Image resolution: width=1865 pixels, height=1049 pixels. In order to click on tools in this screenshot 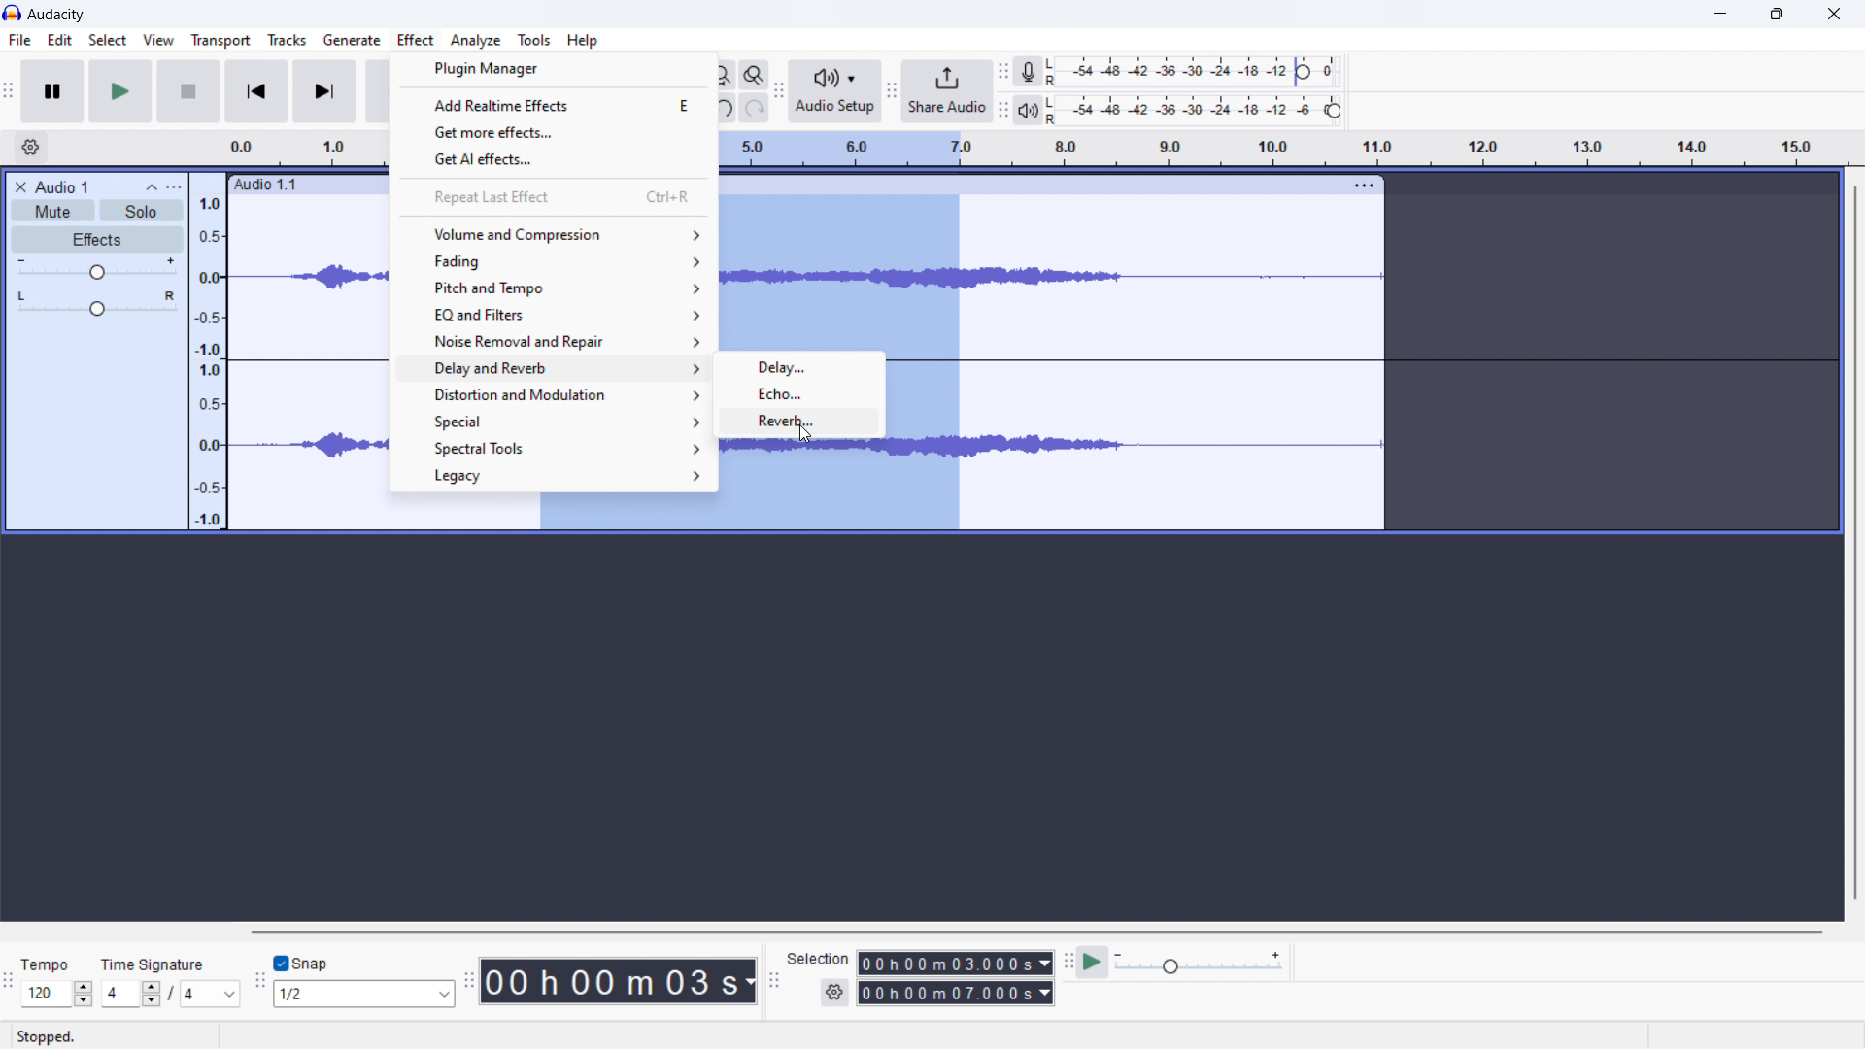, I will do `click(535, 40)`.